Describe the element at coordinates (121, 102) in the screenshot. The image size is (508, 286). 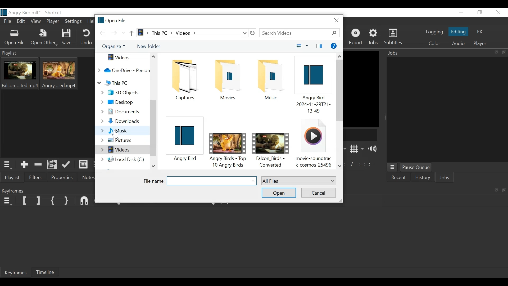
I see `Desktop` at that location.